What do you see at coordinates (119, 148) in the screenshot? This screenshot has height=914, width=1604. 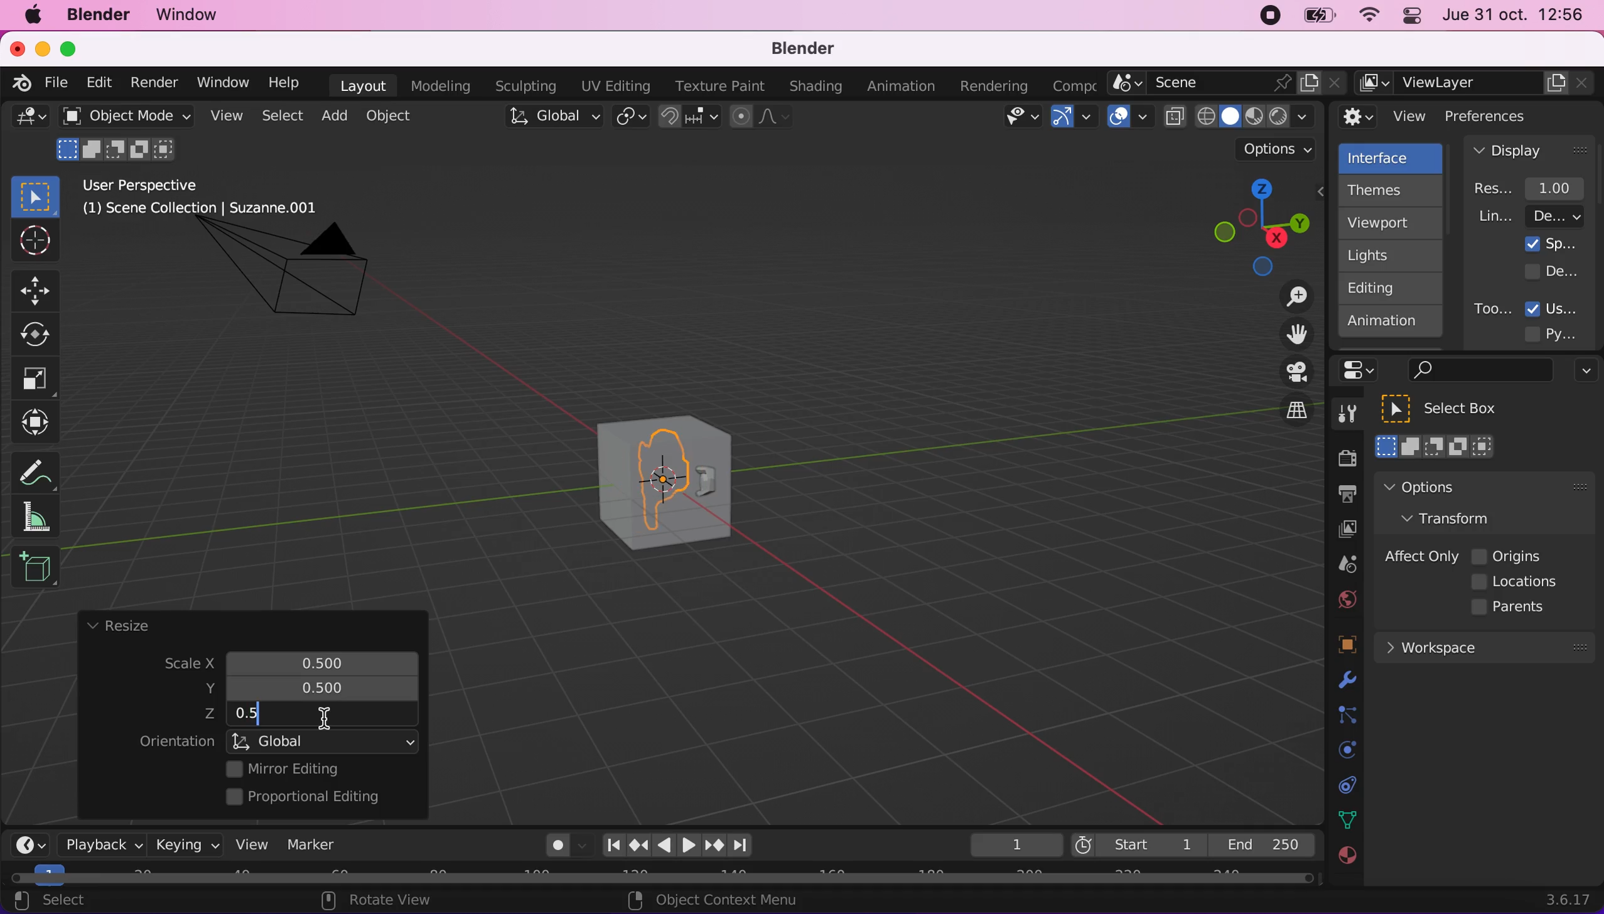 I see `mode` at bounding box center [119, 148].